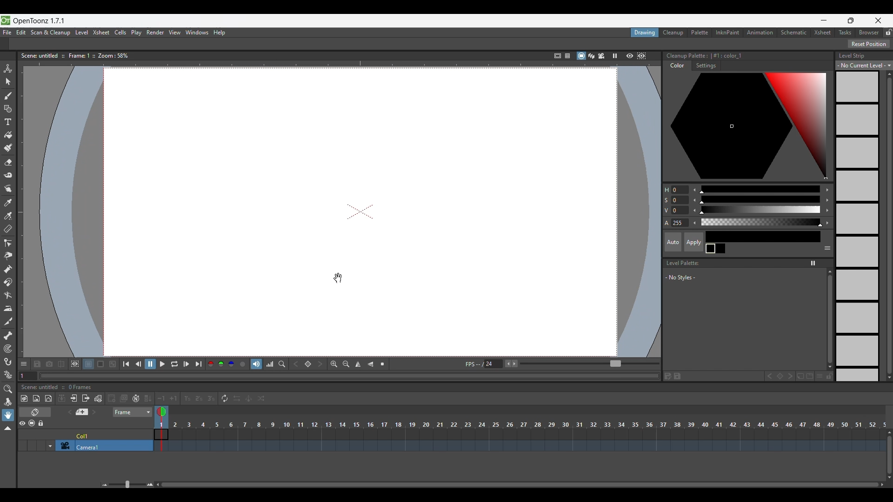  Describe the element at coordinates (878, 20) in the screenshot. I see `Close interface` at that location.